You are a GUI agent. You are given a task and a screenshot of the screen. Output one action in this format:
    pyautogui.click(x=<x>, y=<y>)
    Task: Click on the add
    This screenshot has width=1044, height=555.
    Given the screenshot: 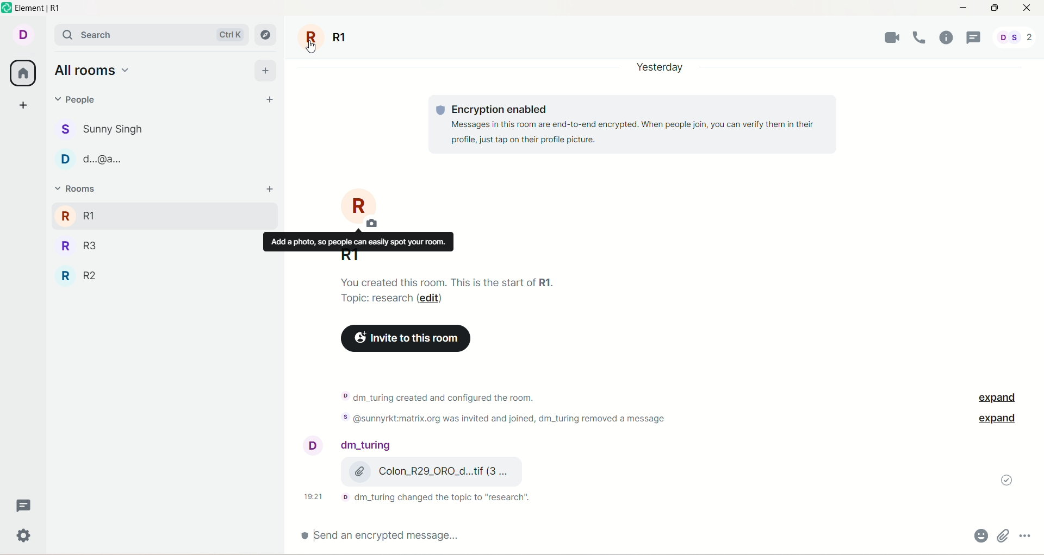 What is the action you would take?
    pyautogui.click(x=272, y=188)
    